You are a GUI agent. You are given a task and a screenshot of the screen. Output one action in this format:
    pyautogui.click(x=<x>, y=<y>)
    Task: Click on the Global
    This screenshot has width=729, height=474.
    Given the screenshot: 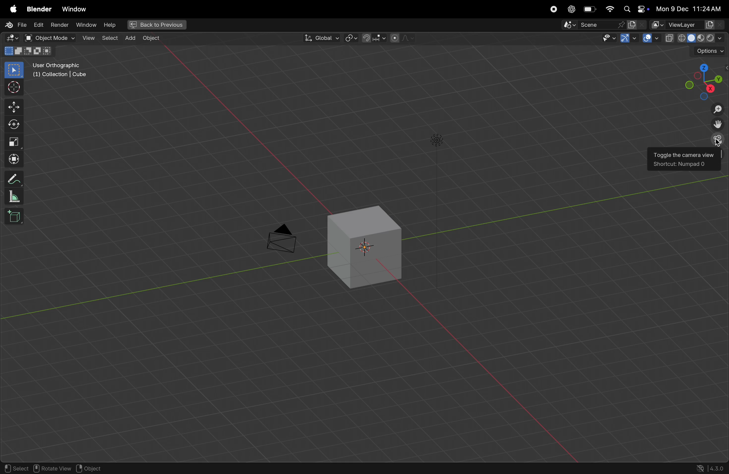 What is the action you would take?
    pyautogui.click(x=321, y=37)
    